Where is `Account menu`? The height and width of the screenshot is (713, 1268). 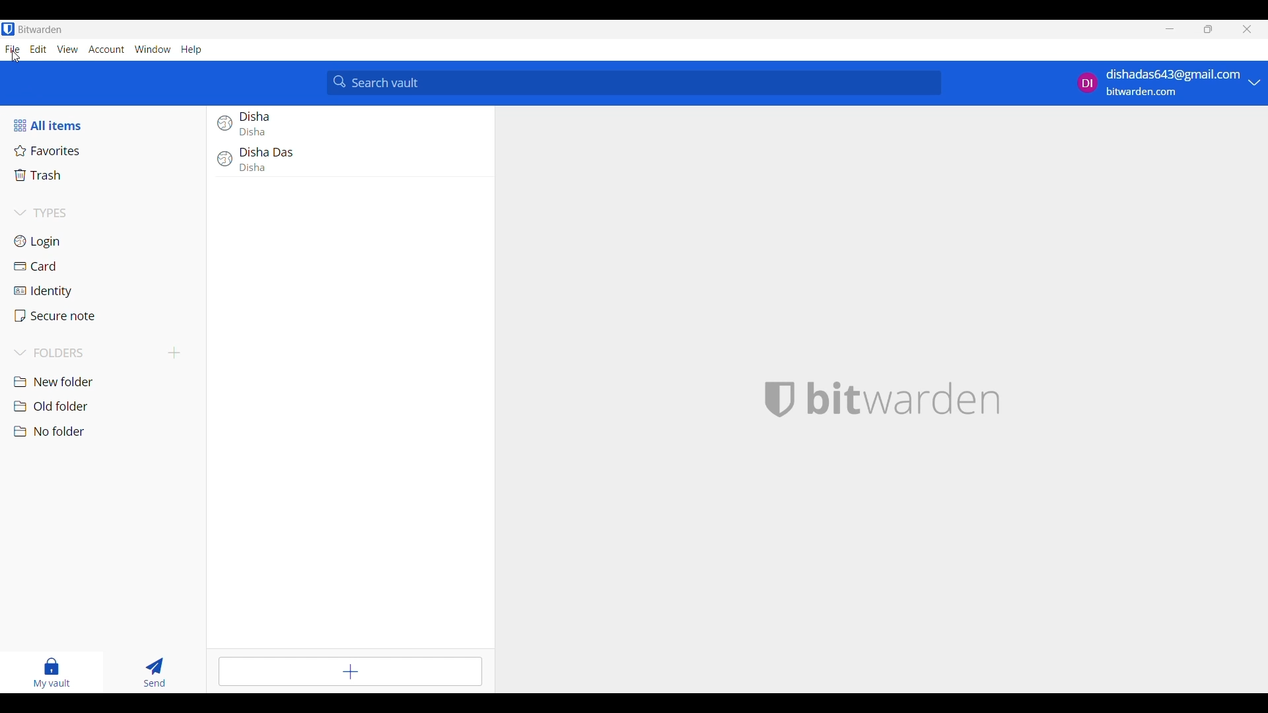
Account menu is located at coordinates (106, 50).